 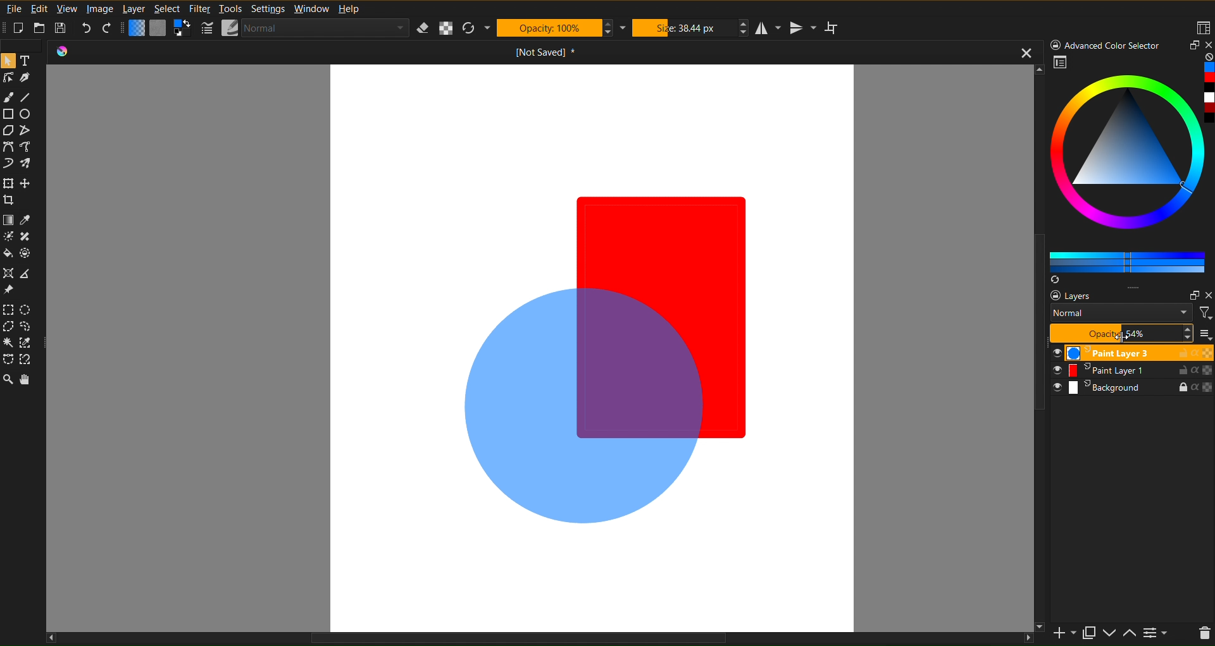 What do you see at coordinates (100, 8) in the screenshot?
I see `Image` at bounding box center [100, 8].